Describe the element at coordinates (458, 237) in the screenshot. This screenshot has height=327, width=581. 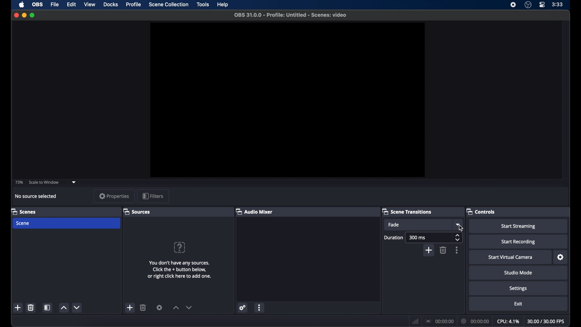
I see `stepper buttons` at that location.